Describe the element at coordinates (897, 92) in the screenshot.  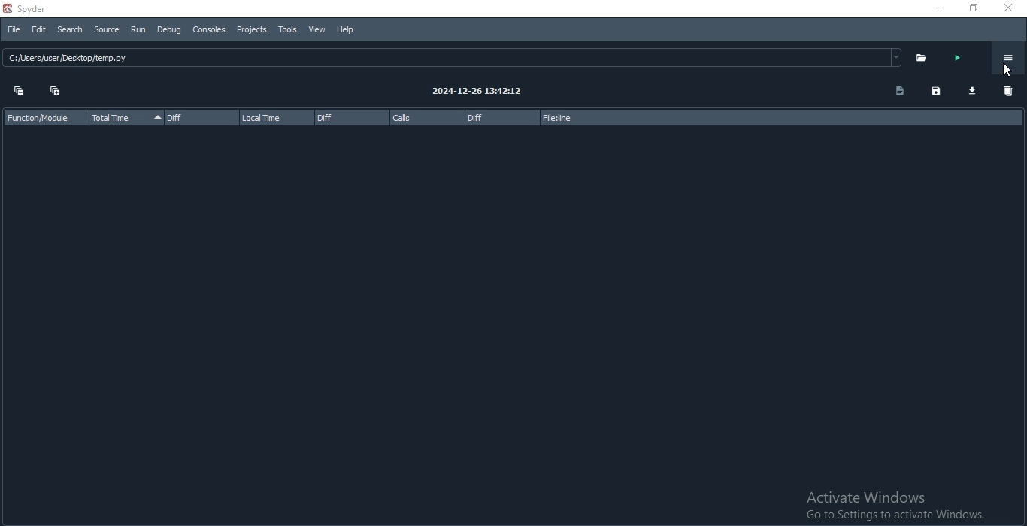
I see `document` at that location.